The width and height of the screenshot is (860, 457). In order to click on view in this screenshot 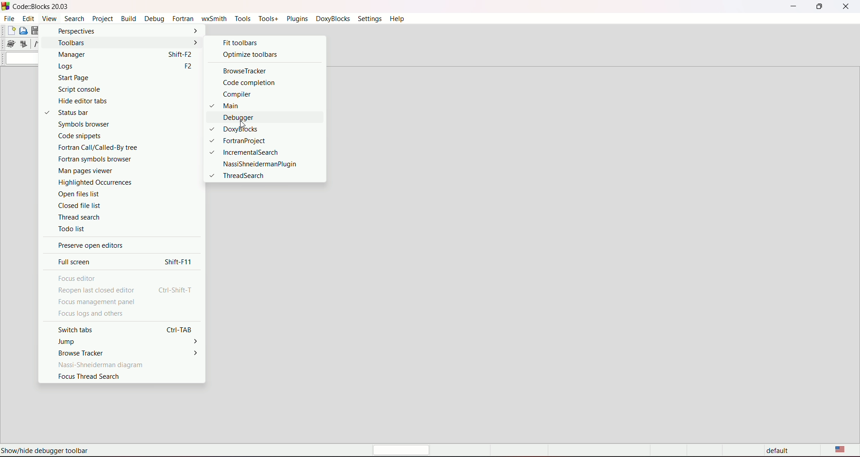, I will do `click(48, 18)`.